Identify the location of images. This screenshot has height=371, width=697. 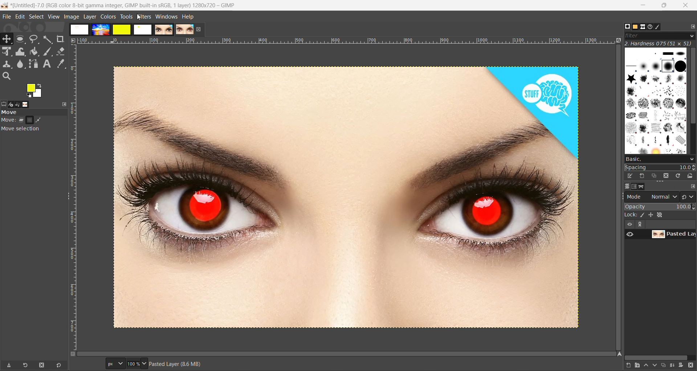
(131, 30).